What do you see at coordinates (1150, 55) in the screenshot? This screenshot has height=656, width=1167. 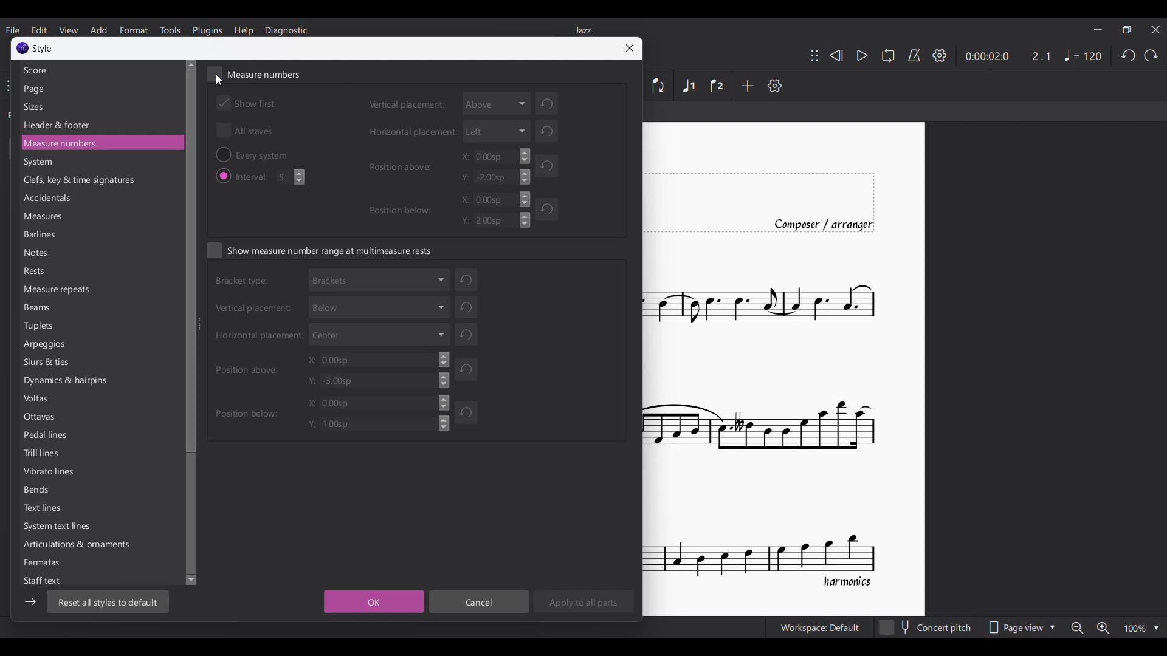 I see `Redo` at bounding box center [1150, 55].